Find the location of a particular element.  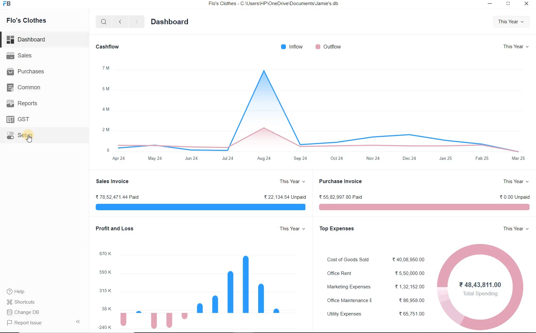

Purchases is located at coordinates (28, 71).